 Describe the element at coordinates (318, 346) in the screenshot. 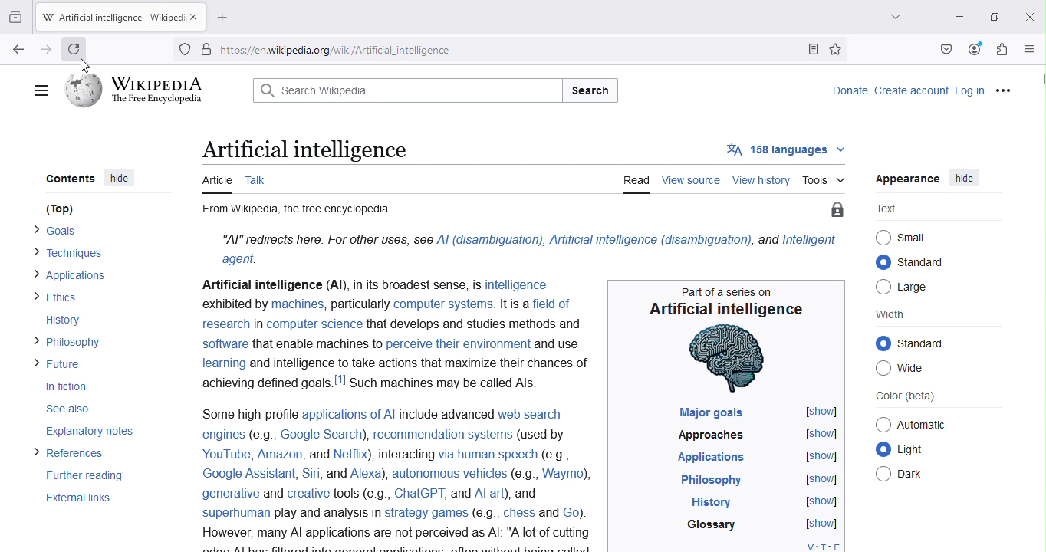

I see `that enable machines to` at that location.